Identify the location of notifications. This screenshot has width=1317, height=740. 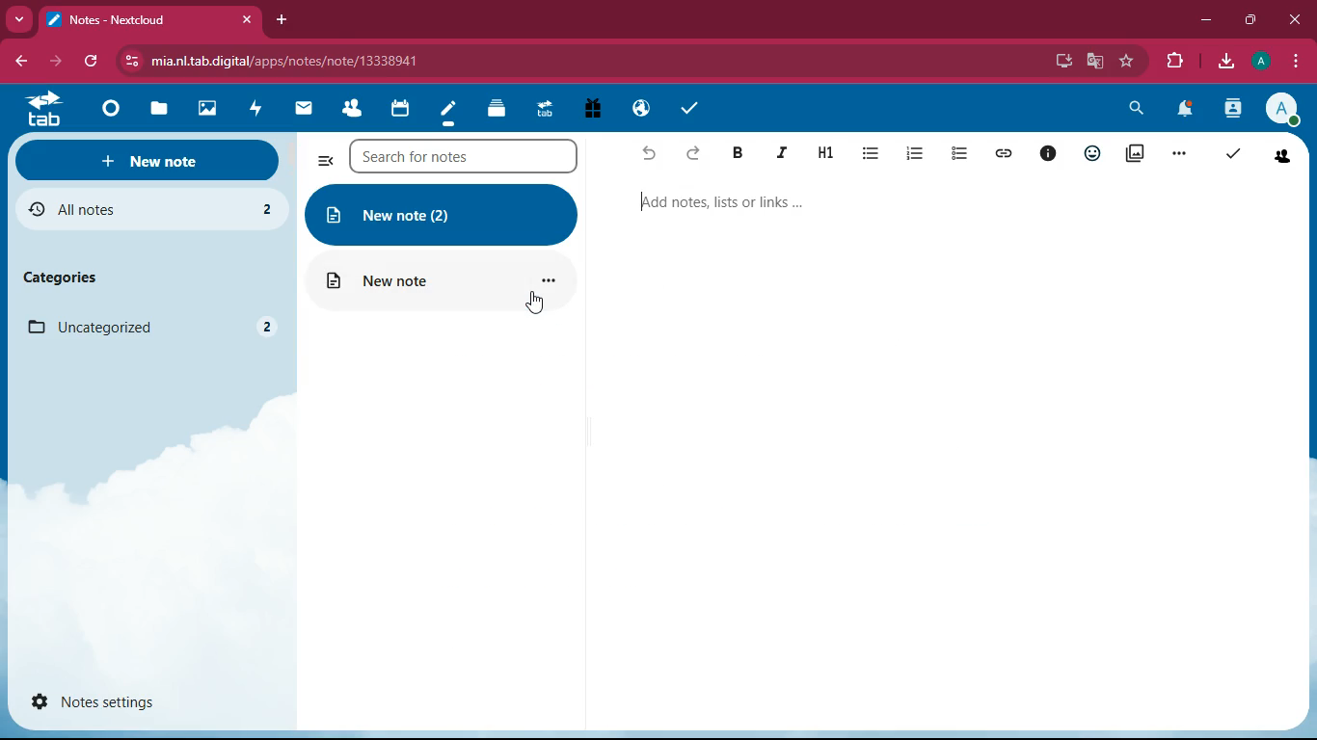
(1184, 111).